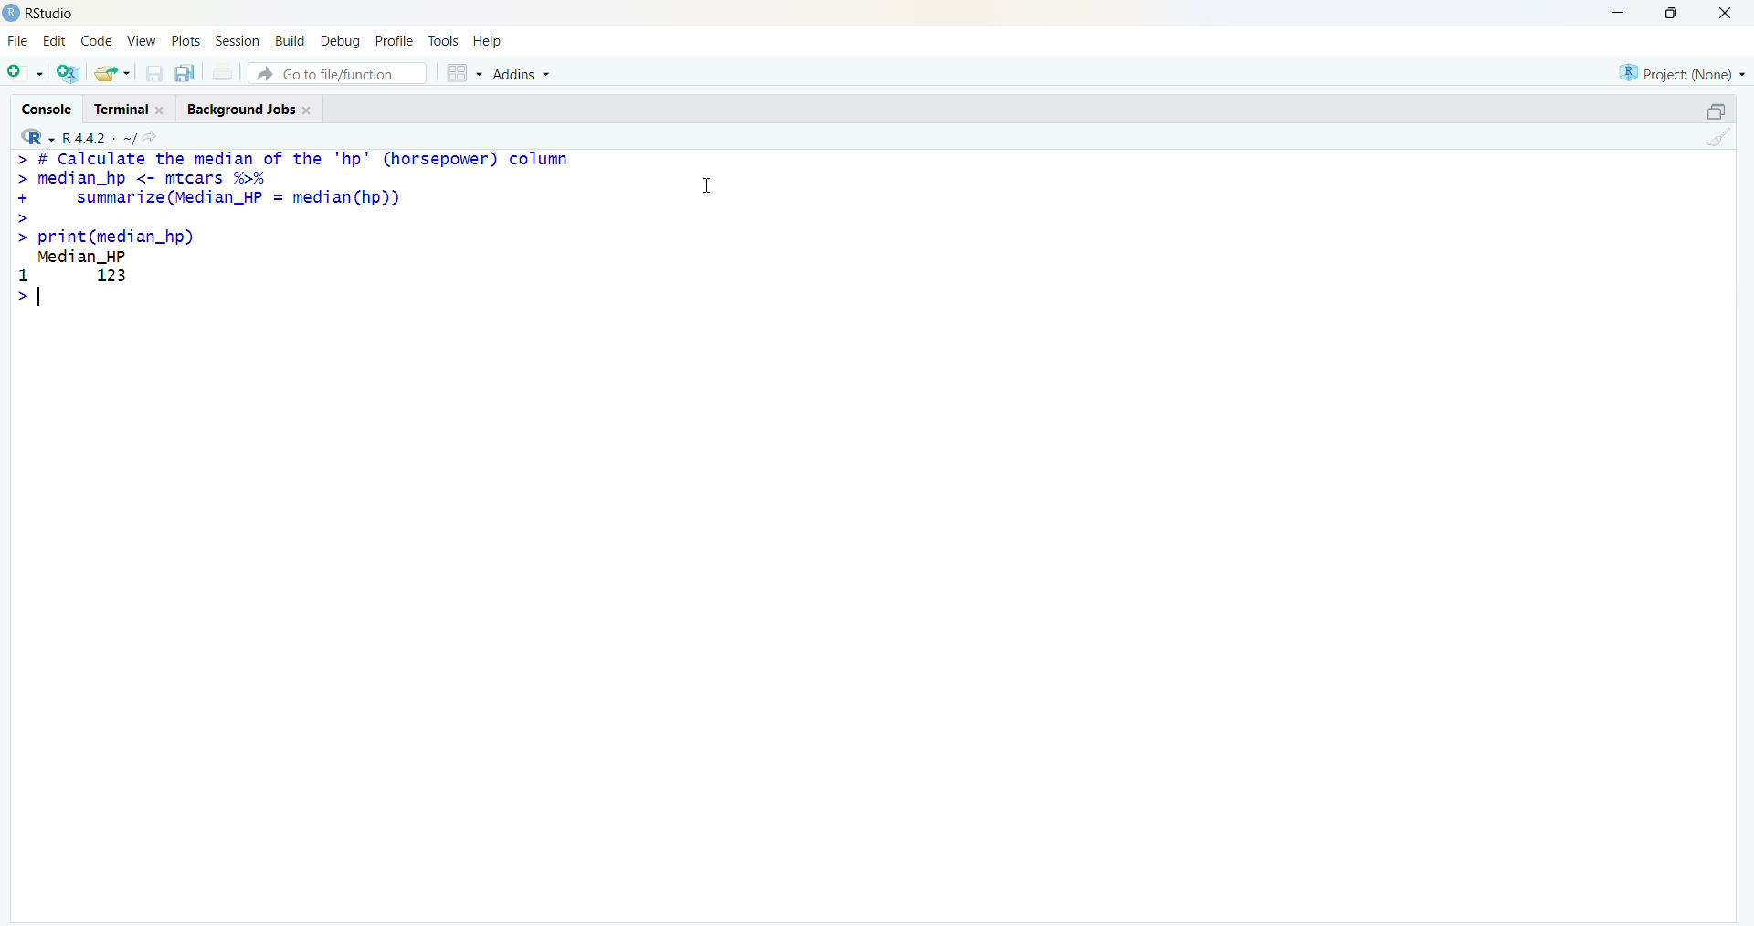 The height and width of the screenshot is (926, 1754). I want to click on grid, so click(465, 72).